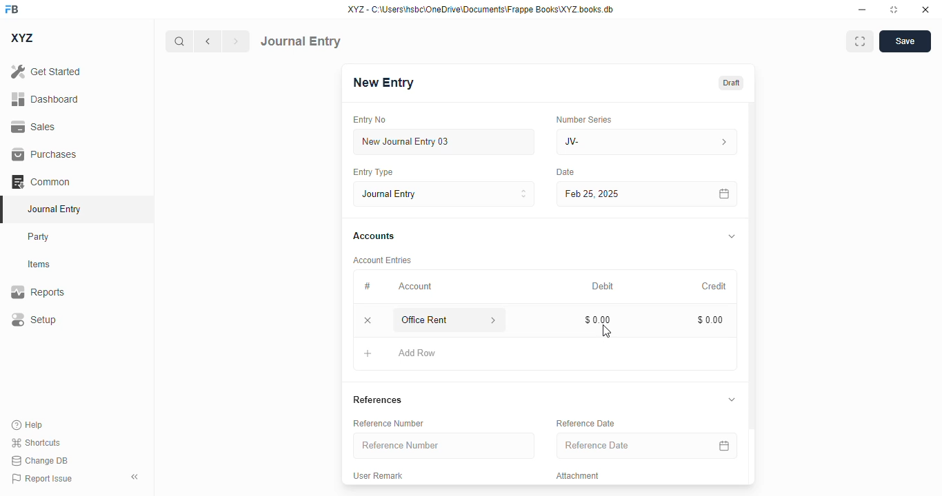 The height and width of the screenshot is (496, 942). Describe the element at coordinates (382, 260) in the screenshot. I see `account entries` at that location.